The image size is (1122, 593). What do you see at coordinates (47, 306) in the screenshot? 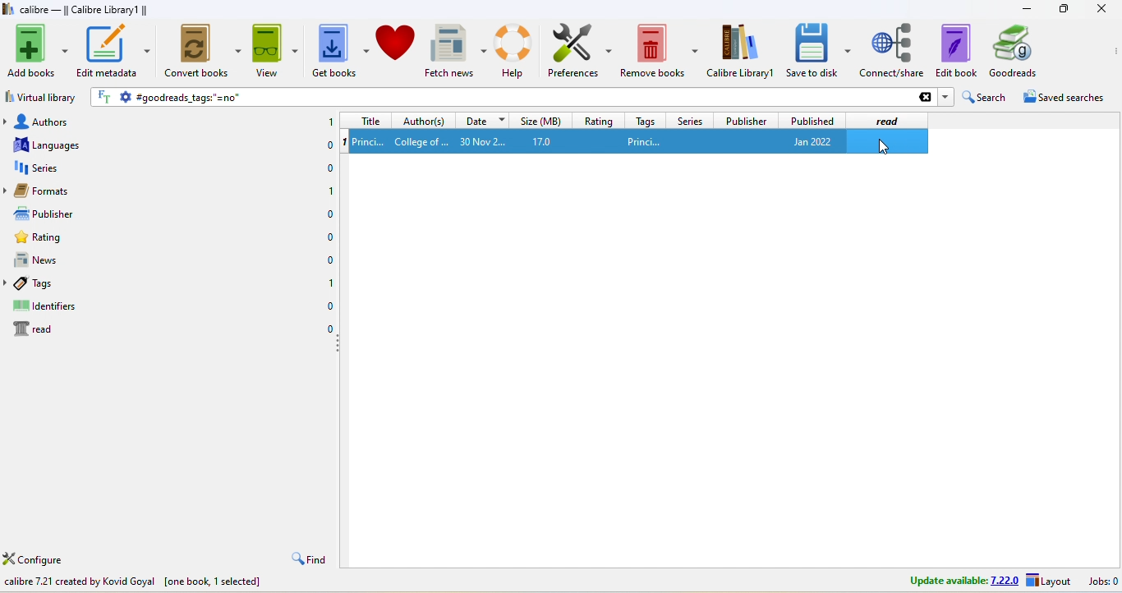
I see `identifiers` at bounding box center [47, 306].